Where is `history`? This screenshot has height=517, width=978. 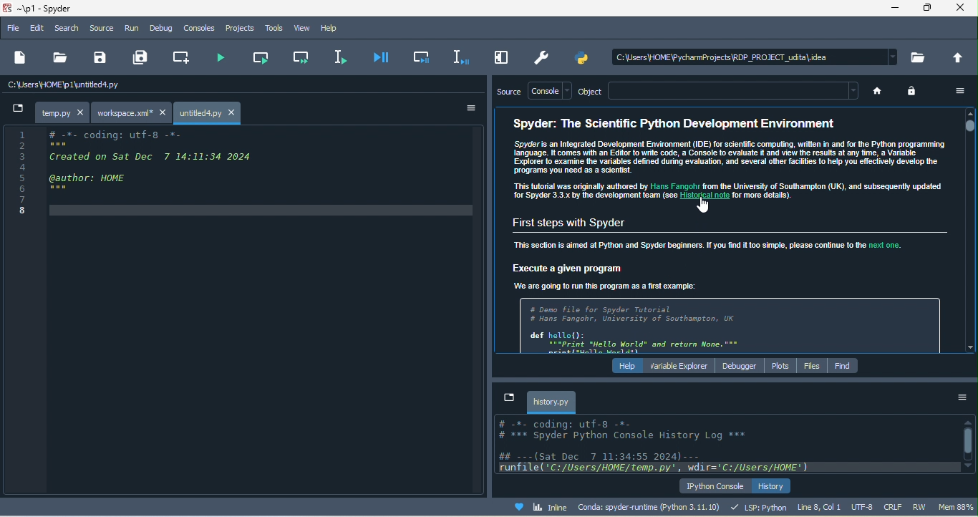
history is located at coordinates (773, 486).